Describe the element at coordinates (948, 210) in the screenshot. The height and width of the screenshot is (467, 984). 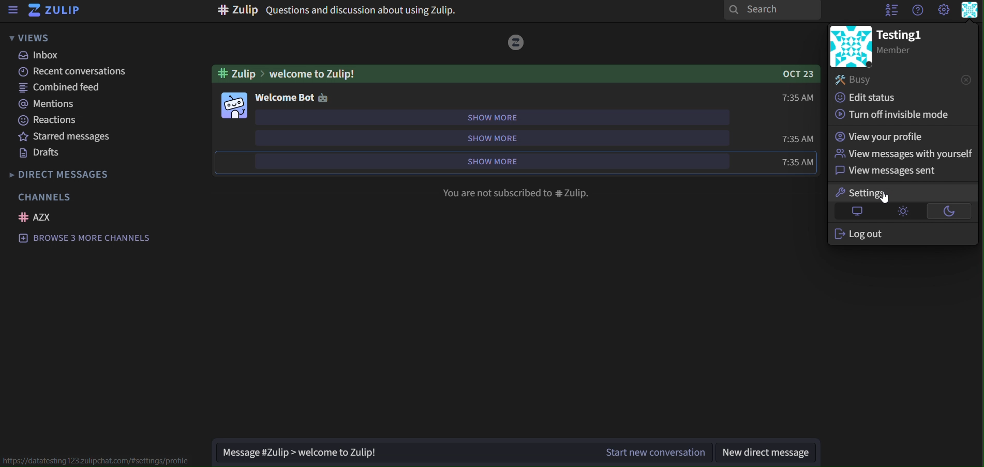
I see `dark theme` at that location.